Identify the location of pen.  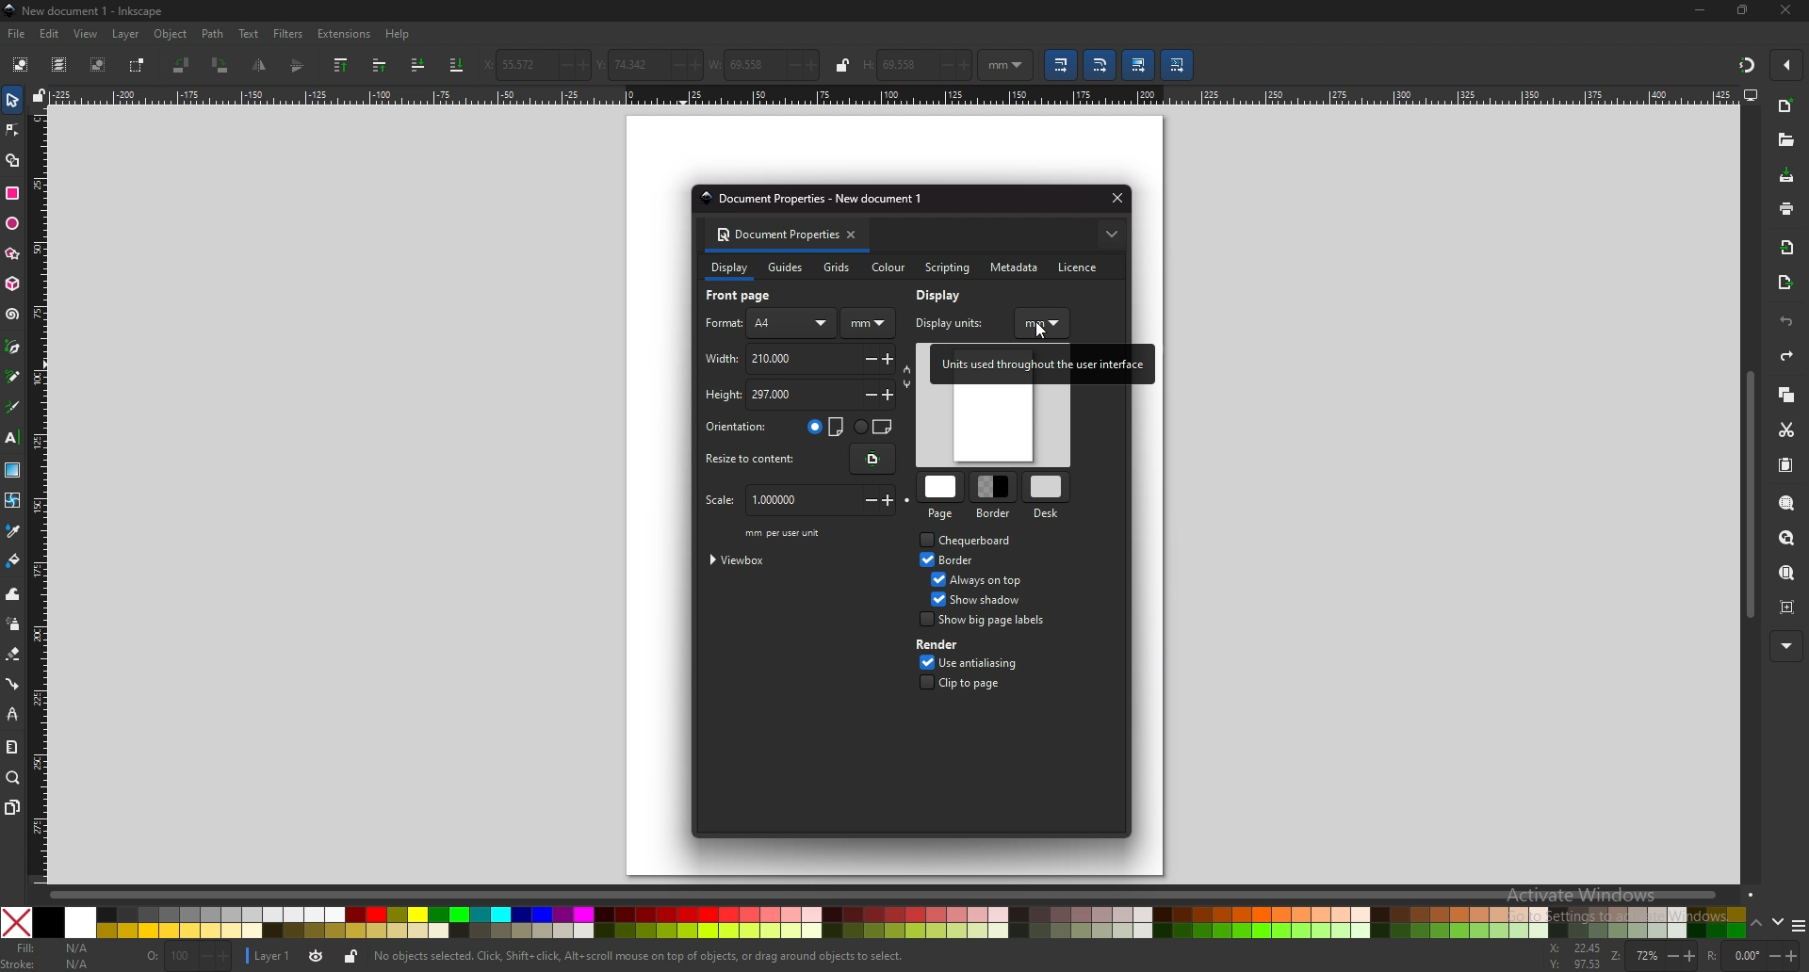
(13, 347).